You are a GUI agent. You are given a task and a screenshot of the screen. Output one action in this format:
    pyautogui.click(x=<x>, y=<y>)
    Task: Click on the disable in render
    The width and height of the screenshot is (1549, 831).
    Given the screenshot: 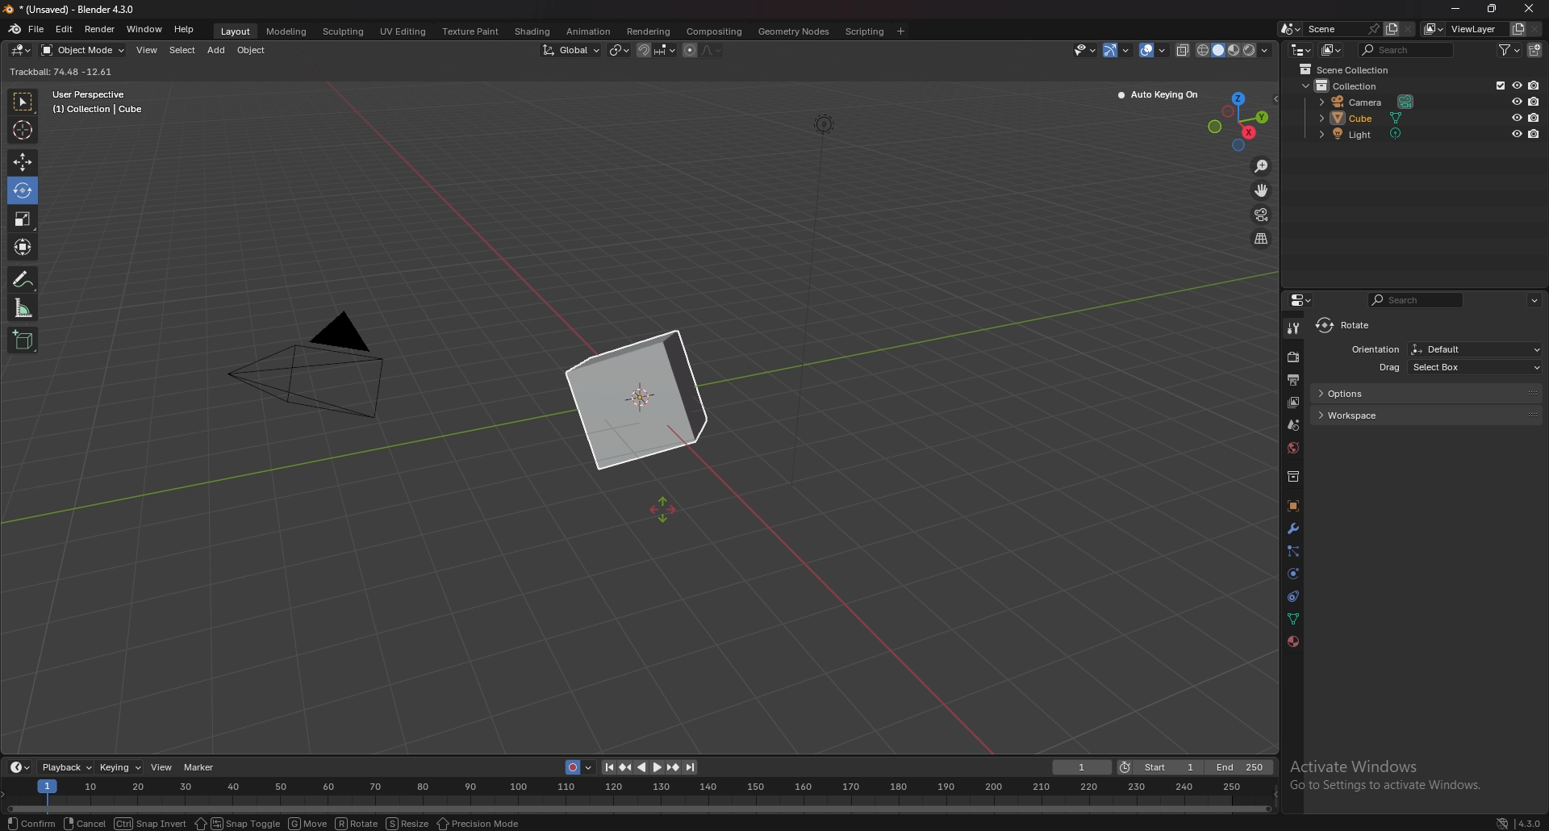 What is the action you would take?
    pyautogui.click(x=1535, y=133)
    